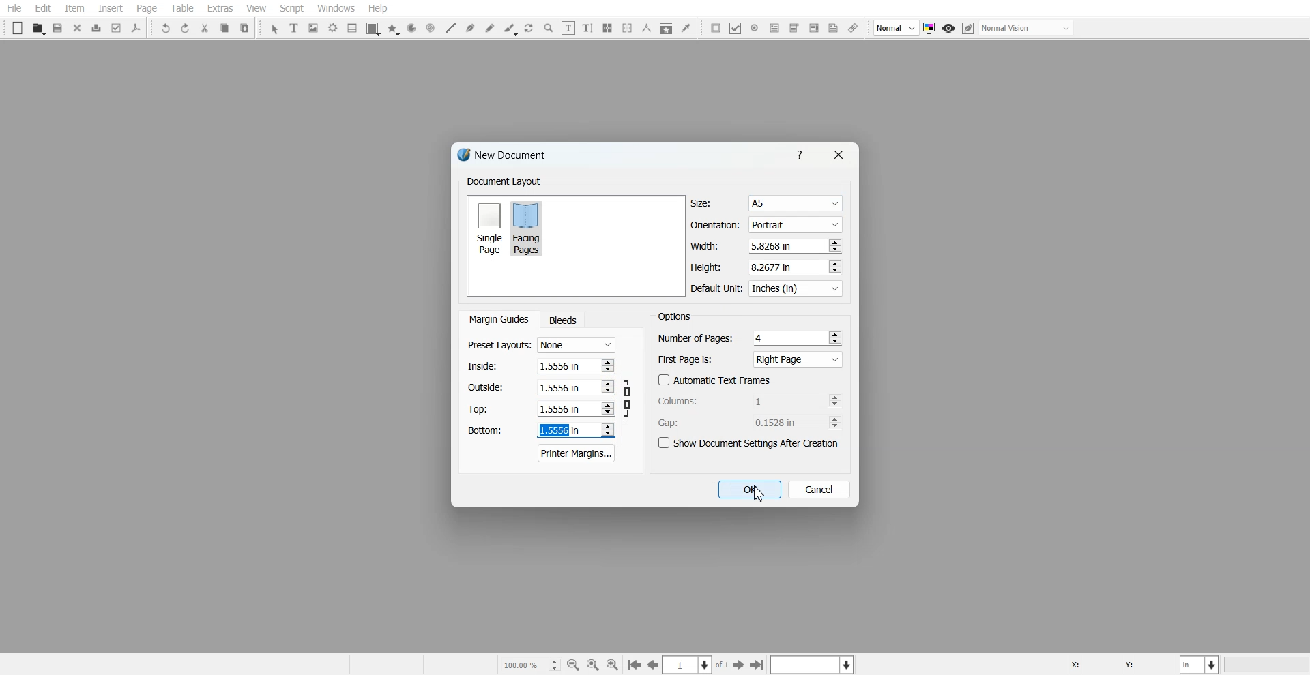 The height and width of the screenshot is (675, 1310). What do you see at coordinates (314, 28) in the screenshot?
I see `Image Frame` at bounding box center [314, 28].